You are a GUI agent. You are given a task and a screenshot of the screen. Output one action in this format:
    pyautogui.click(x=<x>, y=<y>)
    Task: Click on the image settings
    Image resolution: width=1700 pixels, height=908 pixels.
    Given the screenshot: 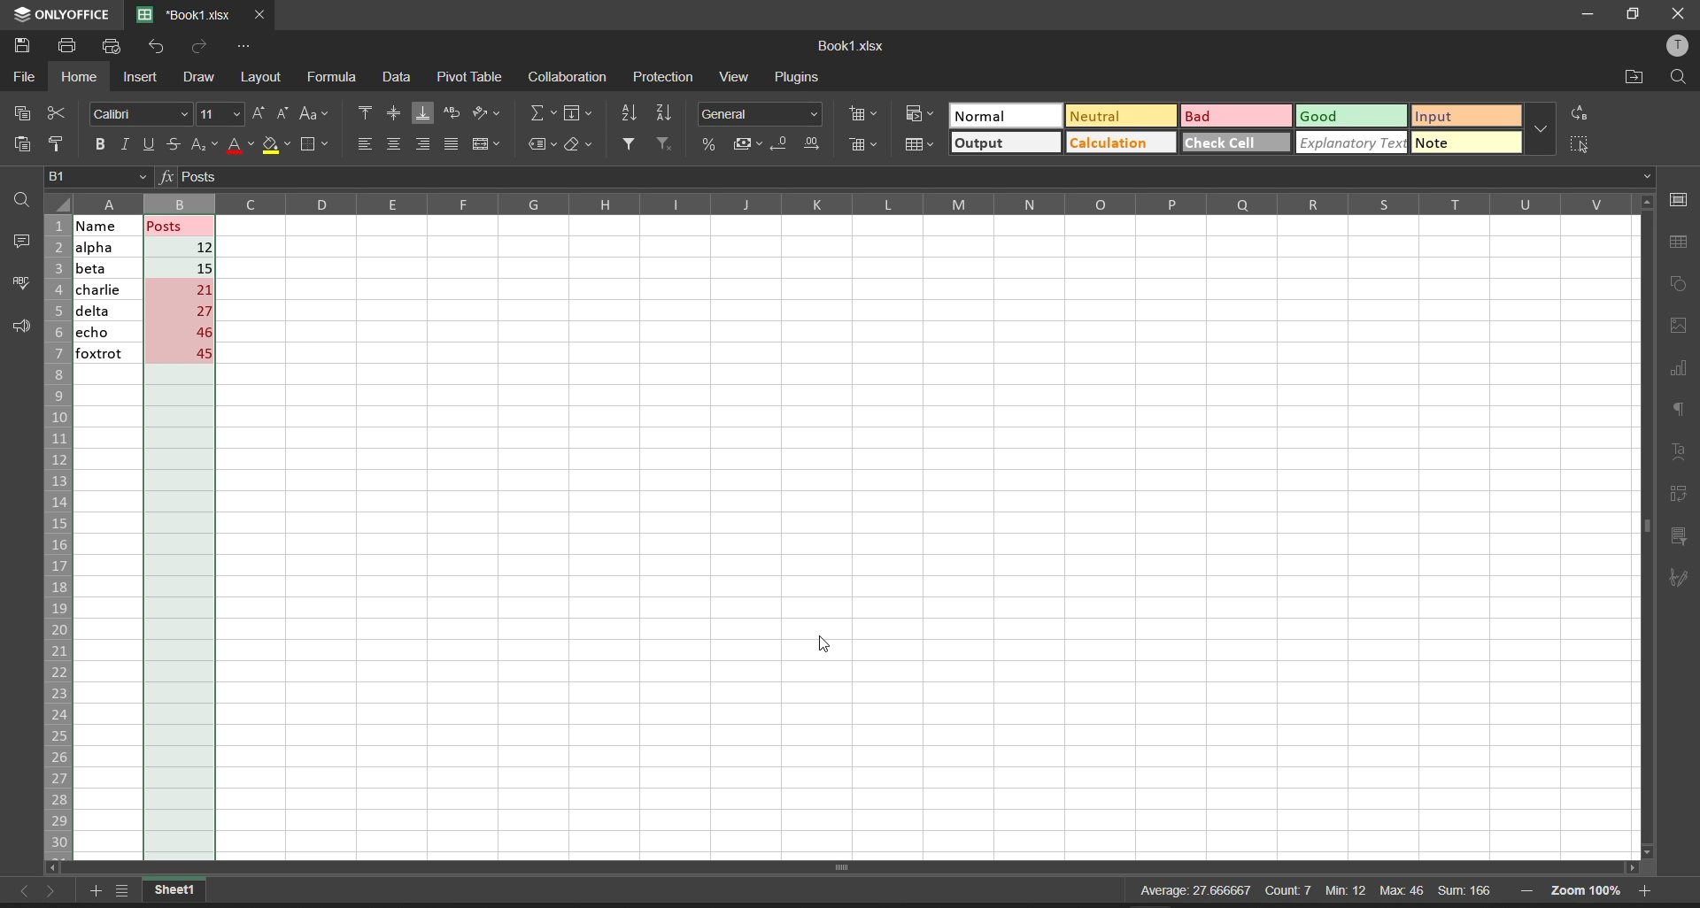 What is the action you would take?
    pyautogui.click(x=1684, y=327)
    